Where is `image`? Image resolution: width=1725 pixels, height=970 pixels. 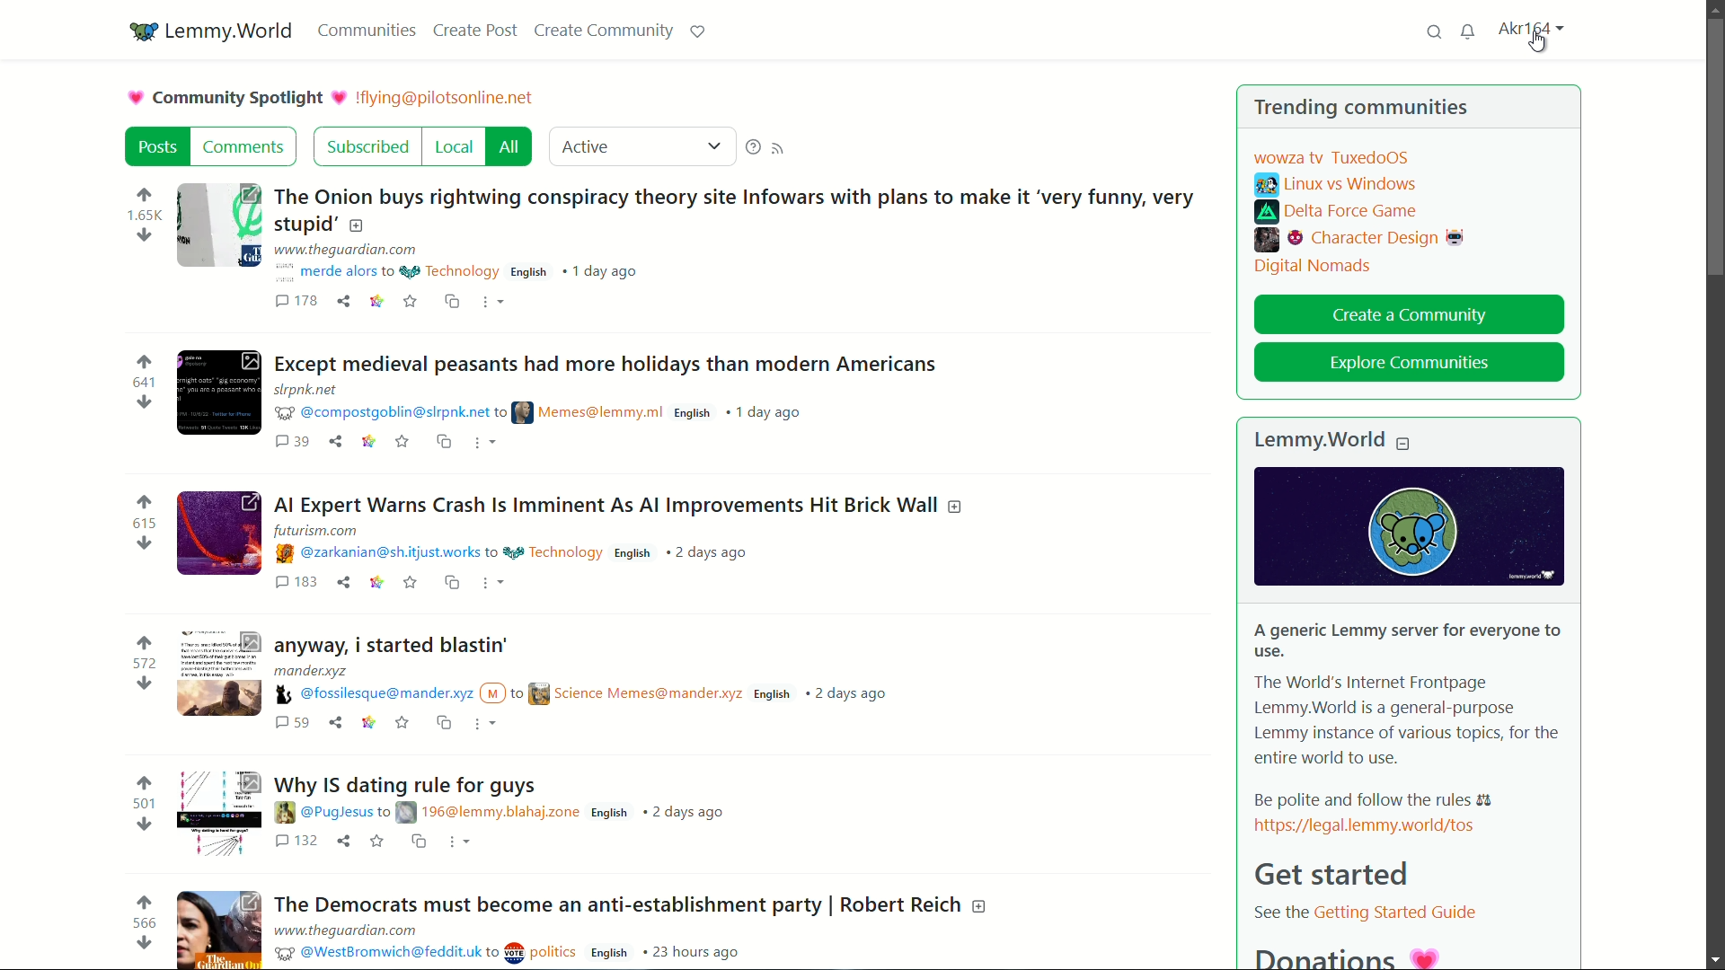
image is located at coordinates (220, 533).